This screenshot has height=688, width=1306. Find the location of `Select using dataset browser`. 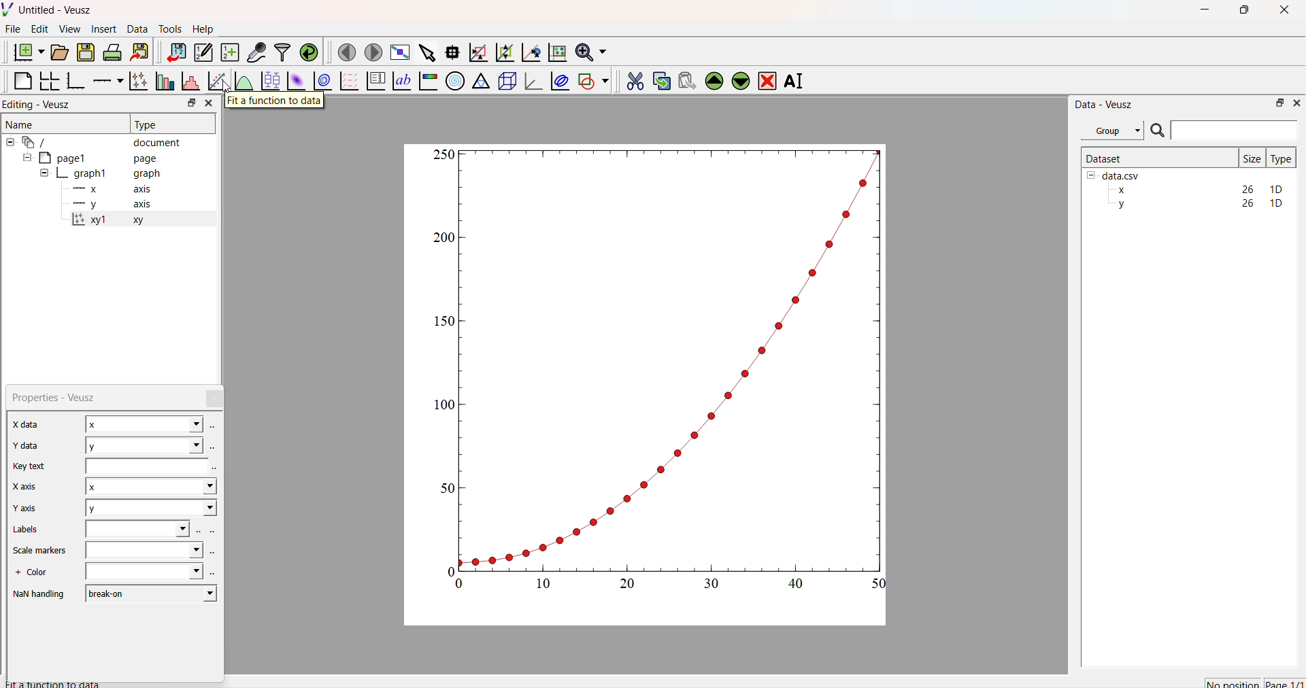

Select using dataset browser is located at coordinates (216, 552).